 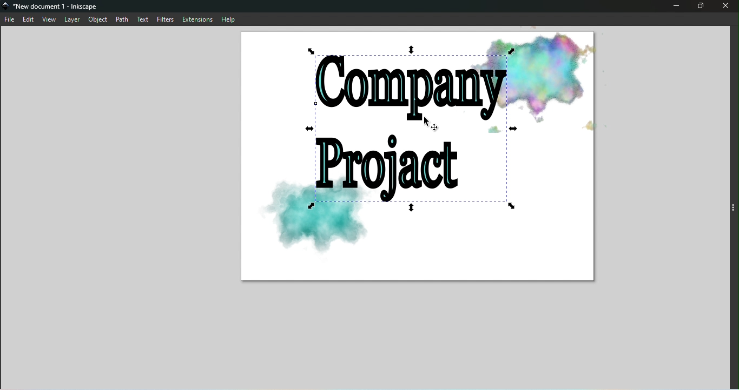 What do you see at coordinates (143, 18) in the screenshot?
I see `Text` at bounding box center [143, 18].